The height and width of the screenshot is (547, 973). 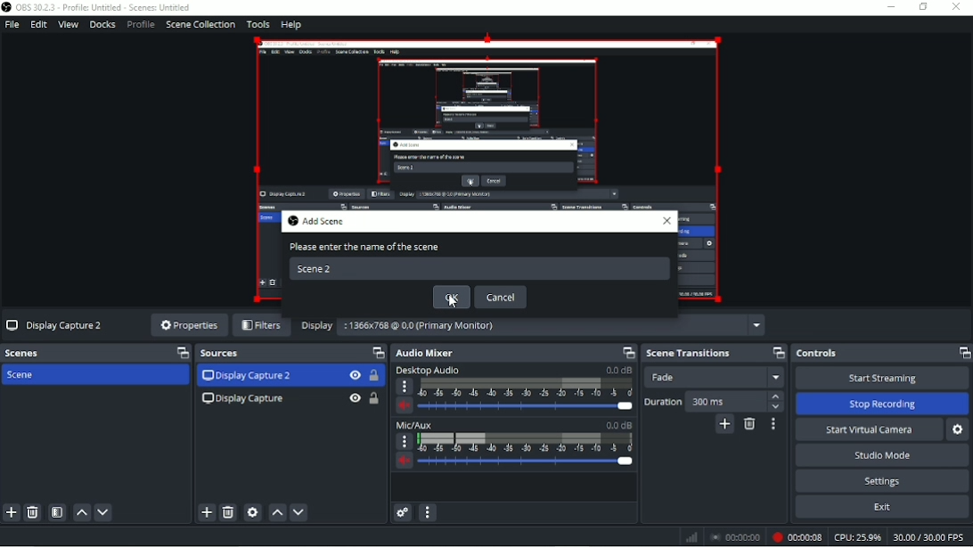 What do you see at coordinates (365, 246) in the screenshot?
I see `Please enter the name of the scene` at bounding box center [365, 246].